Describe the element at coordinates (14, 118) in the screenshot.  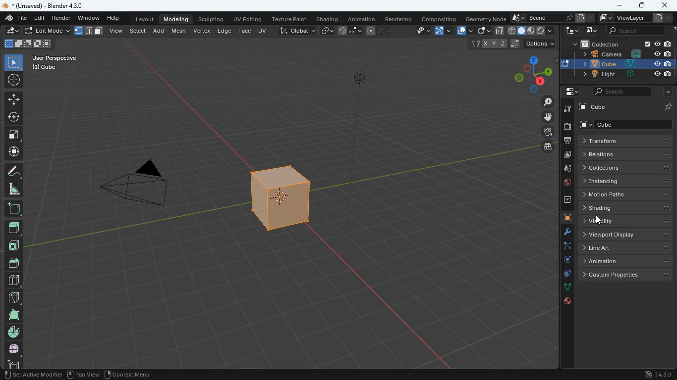
I see `rotate` at that location.